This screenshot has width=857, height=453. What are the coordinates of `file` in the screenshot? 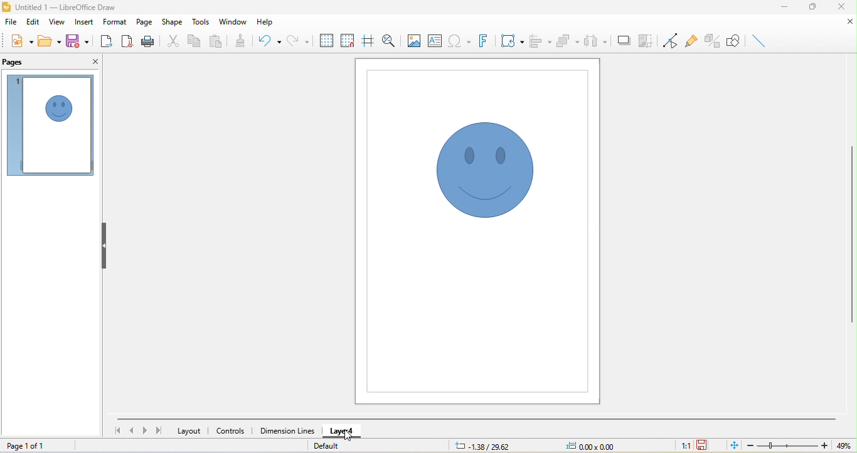 It's located at (11, 24).